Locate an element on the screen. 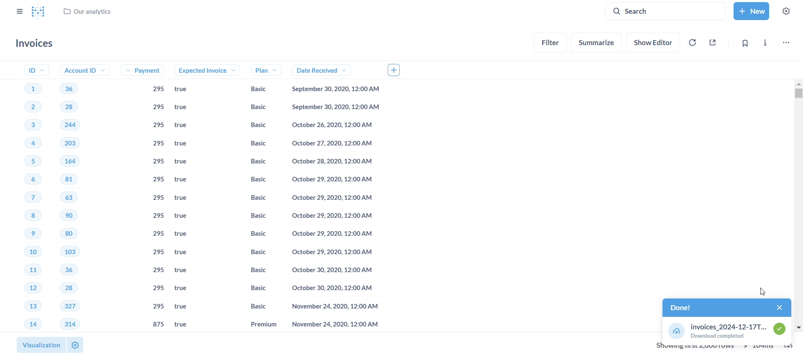 The width and height of the screenshot is (803, 357). more info is located at coordinates (765, 41).